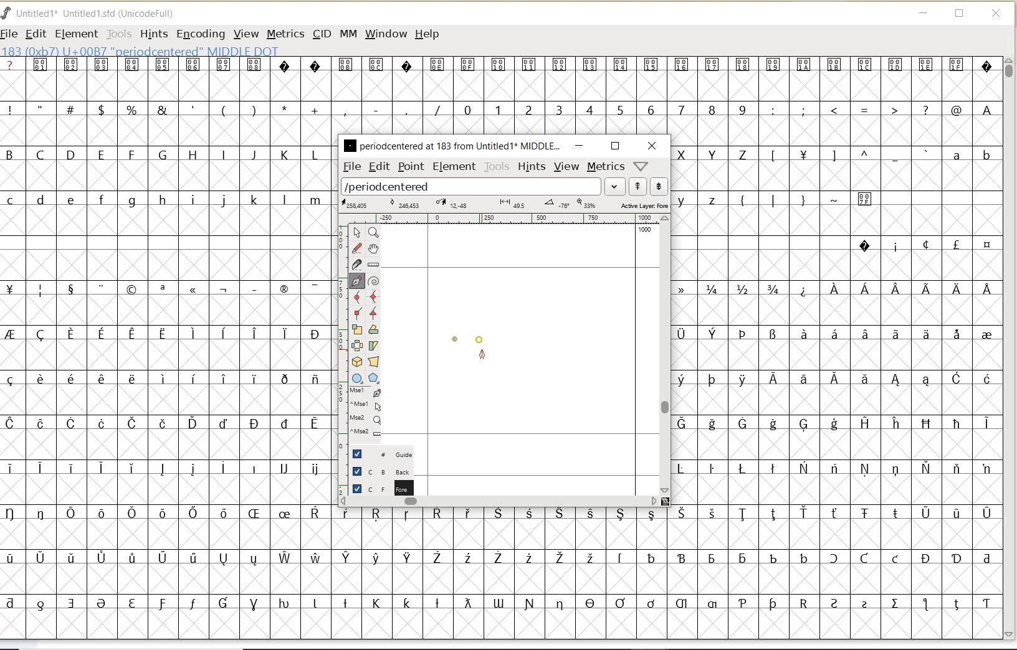  What do you see at coordinates (36, 35) in the screenshot?
I see `EDIT` at bounding box center [36, 35].